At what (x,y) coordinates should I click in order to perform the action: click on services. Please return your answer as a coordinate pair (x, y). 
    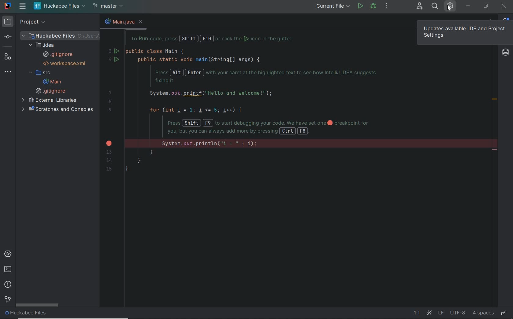
    Looking at the image, I should click on (9, 254).